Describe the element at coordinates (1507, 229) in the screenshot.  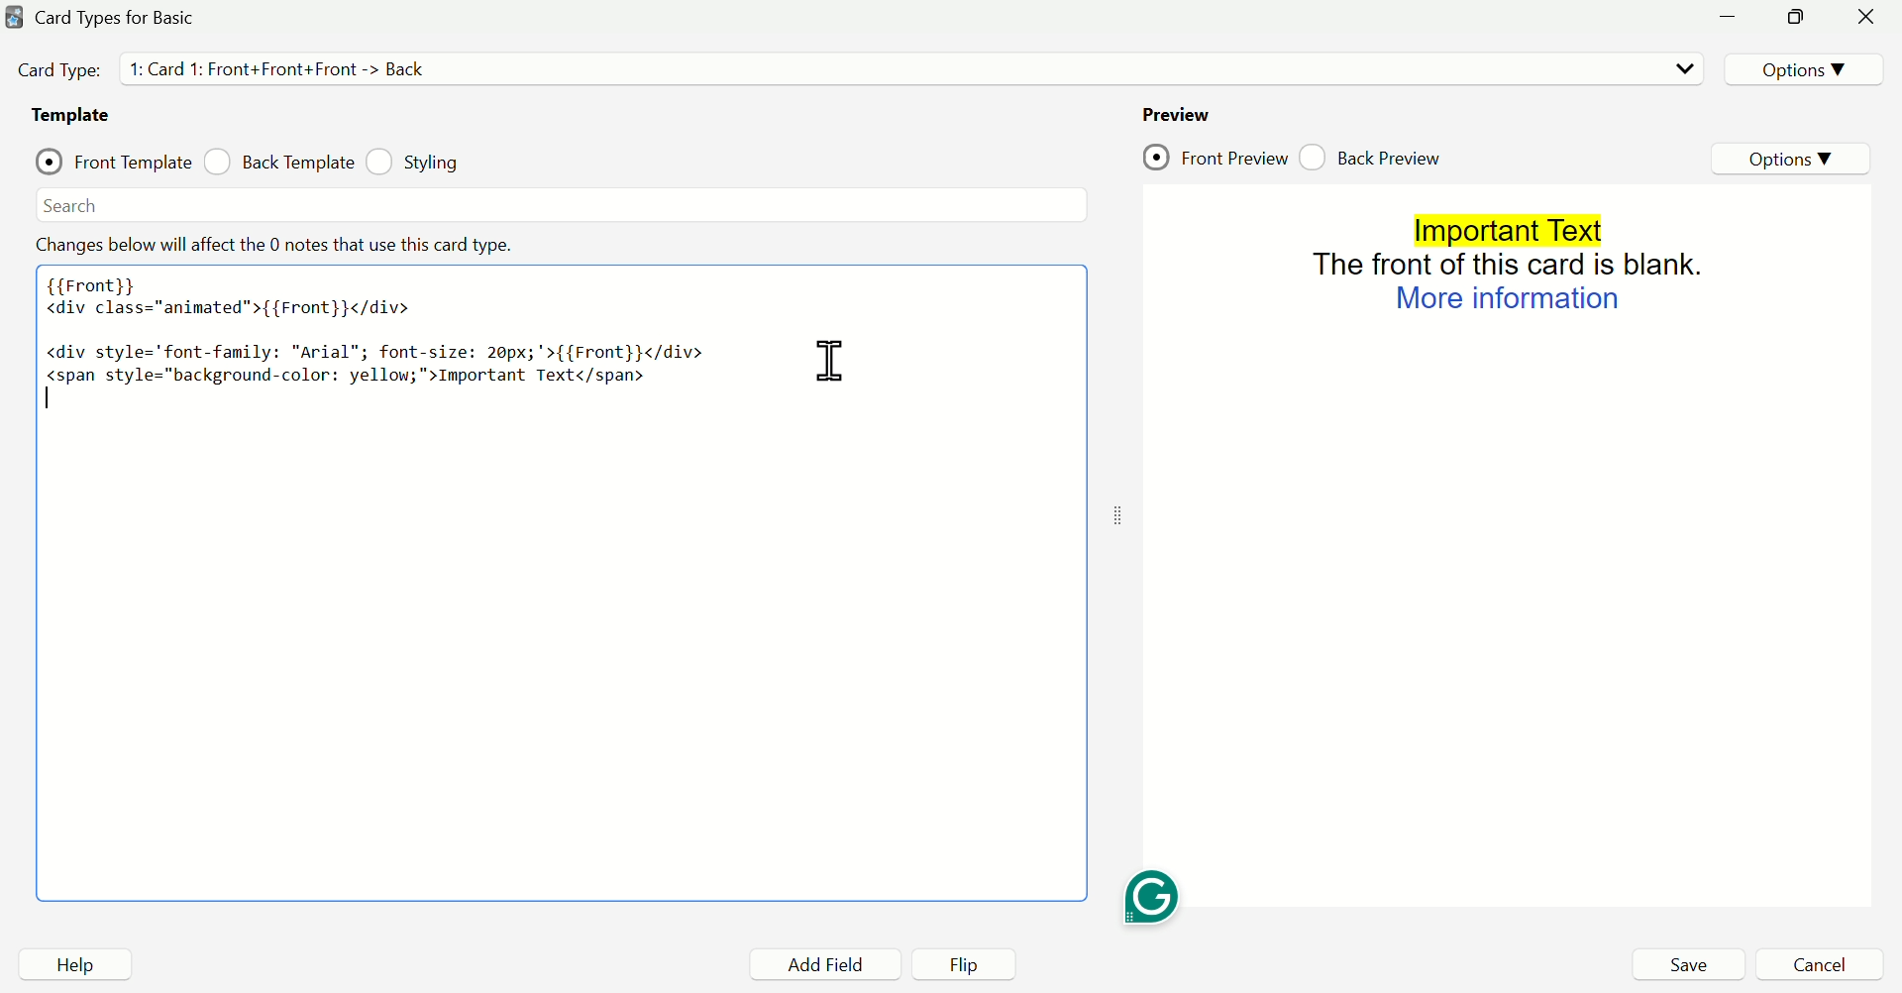
I see `Important text (Highlighted)` at that location.